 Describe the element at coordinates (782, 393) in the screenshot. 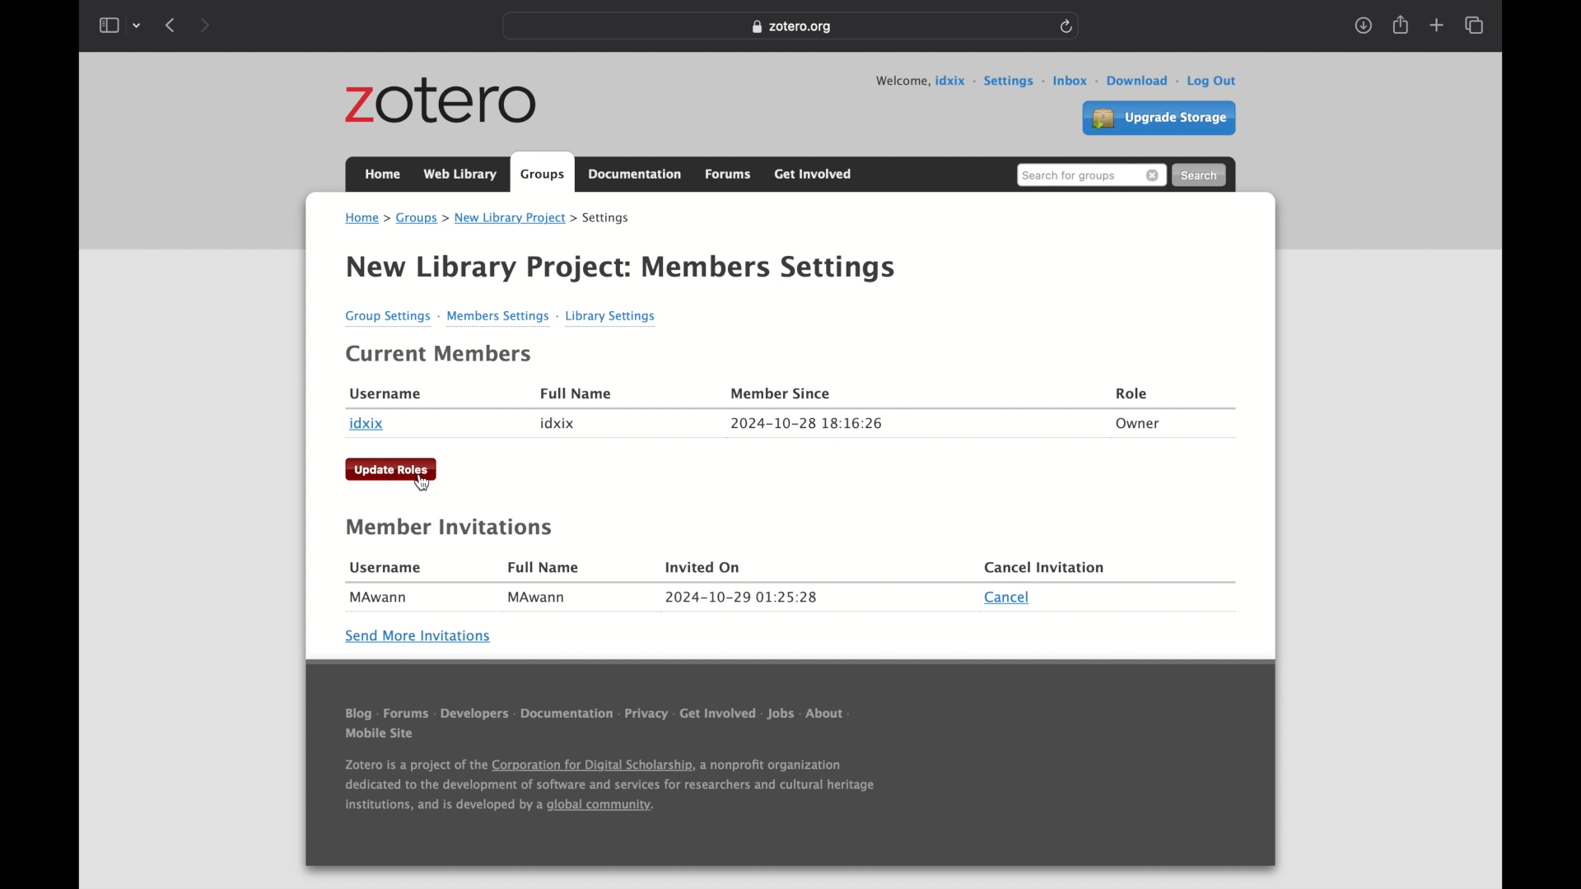

I see `member since` at that location.